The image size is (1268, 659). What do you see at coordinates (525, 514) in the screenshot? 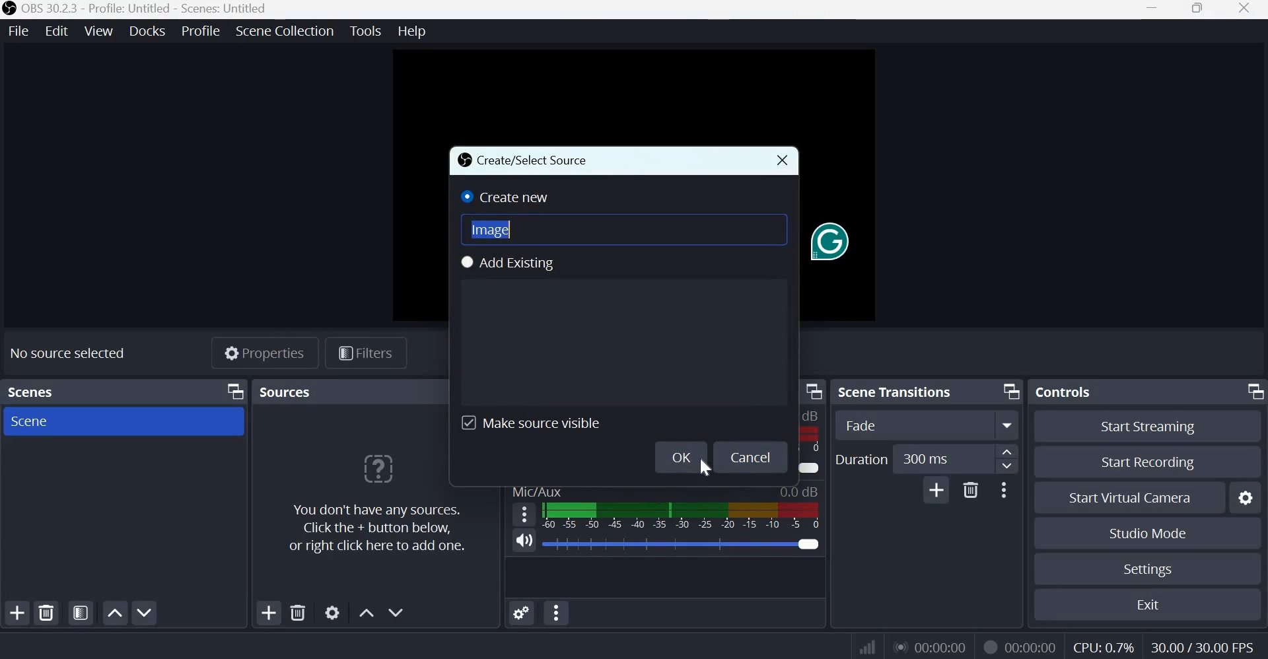
I see `hamburger menu` at bounding box center [525, 514].